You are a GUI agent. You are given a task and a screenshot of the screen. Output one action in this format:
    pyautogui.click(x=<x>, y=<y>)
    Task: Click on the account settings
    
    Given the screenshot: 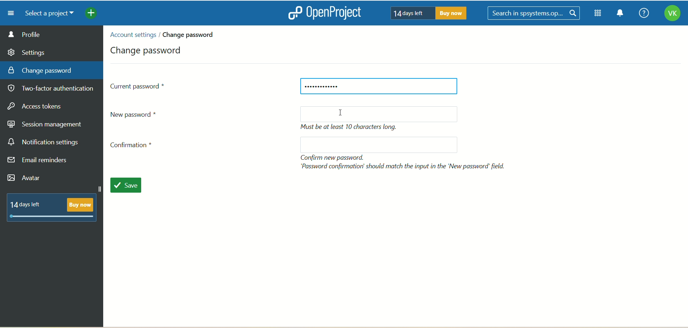 What is the action you would take?
    pyautogui.click(x=132, y=35)
    